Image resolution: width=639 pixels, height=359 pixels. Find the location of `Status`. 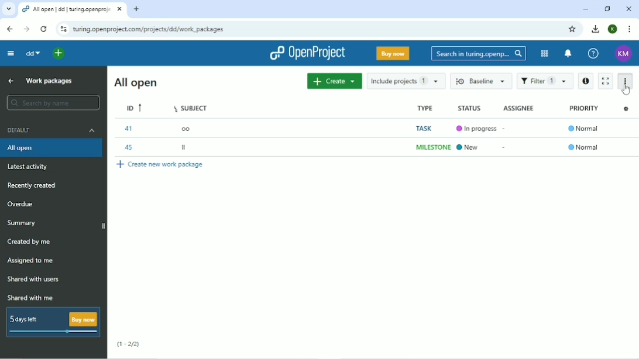

Status is located at coordinates (476, 129).